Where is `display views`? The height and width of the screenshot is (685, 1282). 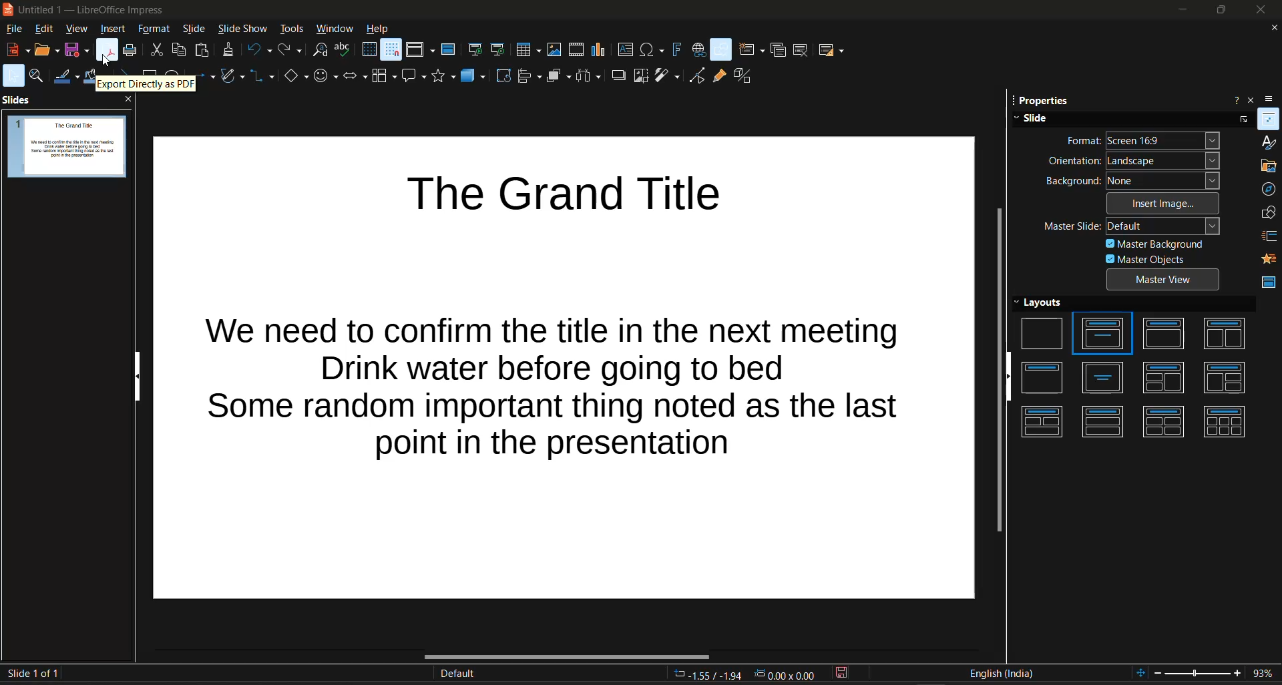
display views is located at coordinates (421, 48).